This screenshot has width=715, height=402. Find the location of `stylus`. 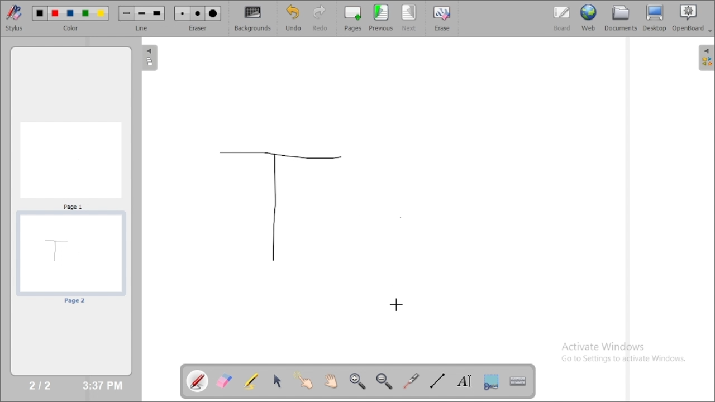

stylus is located at coordinates (14, 17).